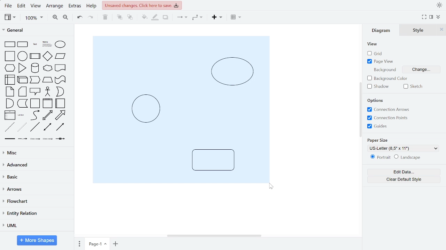  What do you see at coordinates (214, 235) in the screenshot?
I see `horizontal scrollbar` at bounding box center [214, 235].